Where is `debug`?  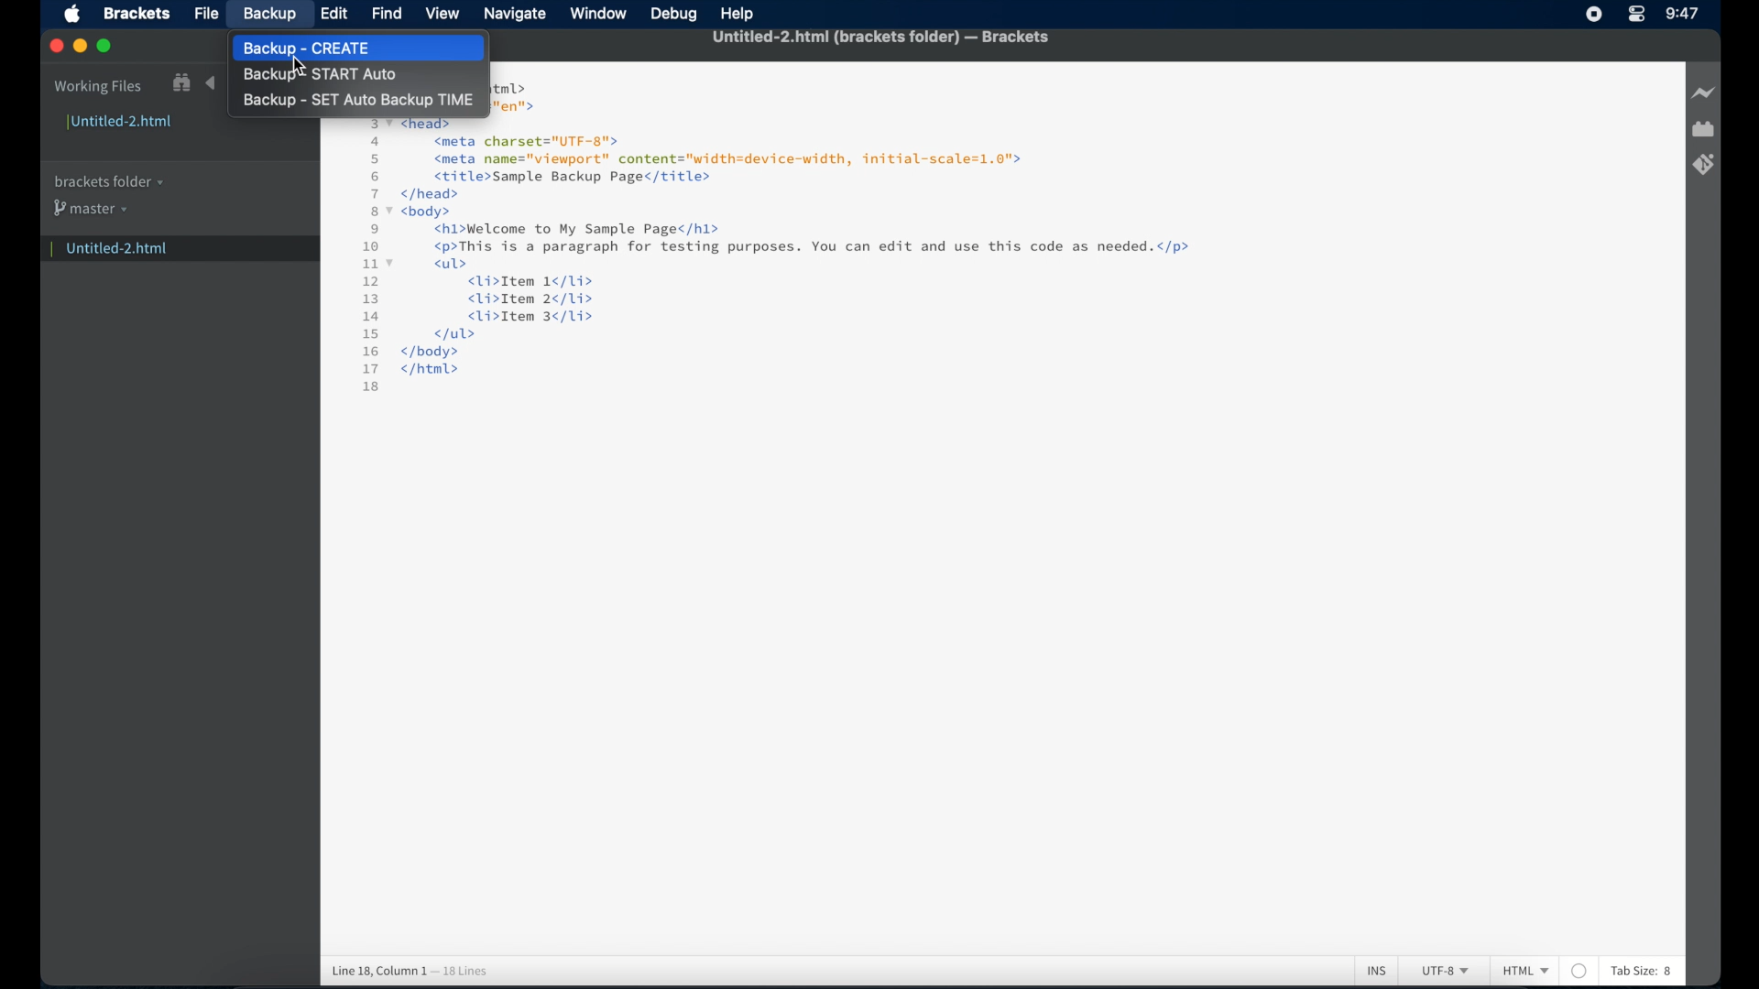
debug is located at coordinates (672, 15).